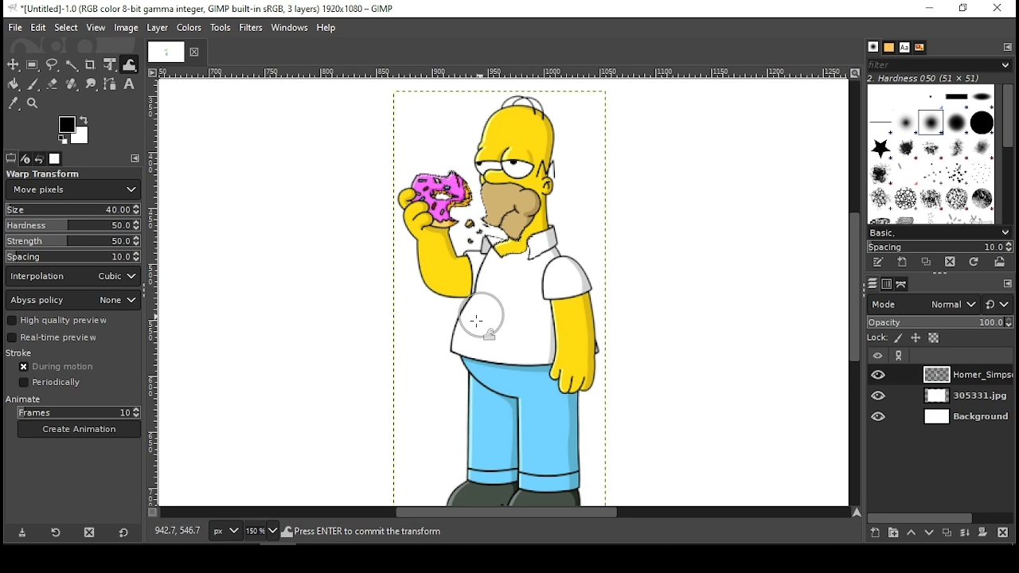  I want to click on lock position and size, so click(916, 337).